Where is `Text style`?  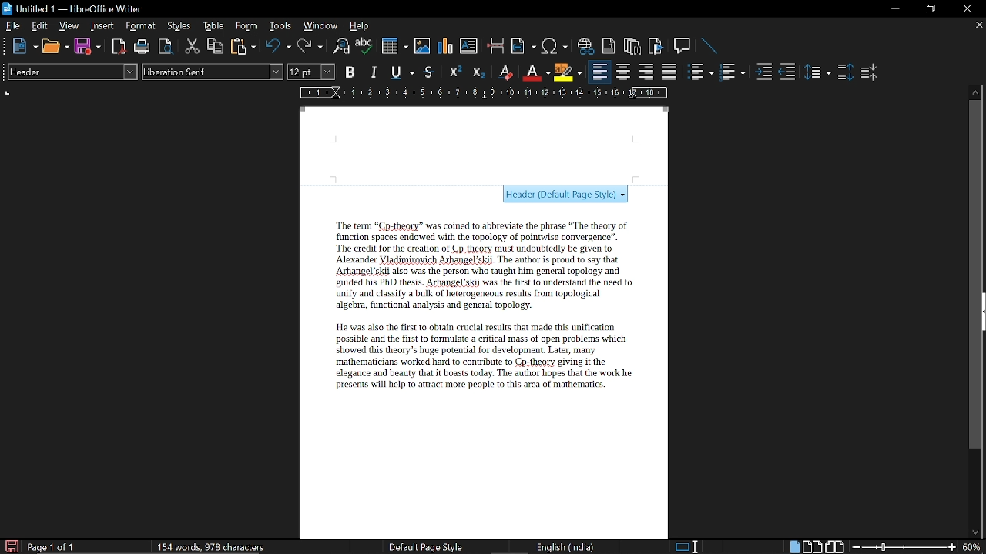
Text style is located at coordinates (213, 72).